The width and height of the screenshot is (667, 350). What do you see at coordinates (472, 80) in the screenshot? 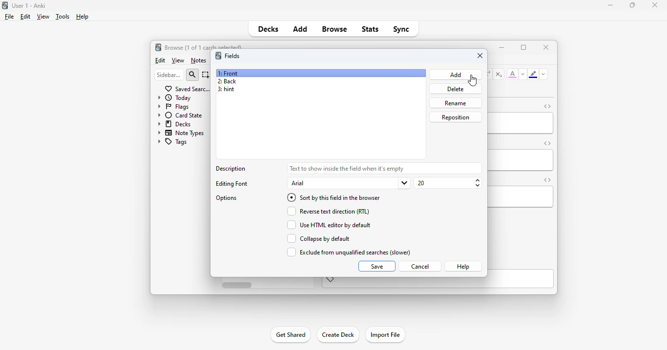
I see `cursor` at bounding box center [472, 80].